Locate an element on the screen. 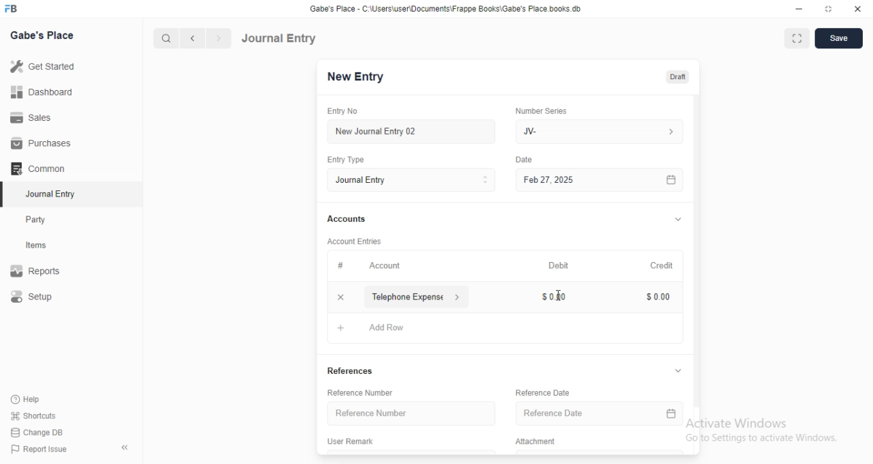 This screenshot has width=873, height=464. Entry No is located at coordinates (341, 110).